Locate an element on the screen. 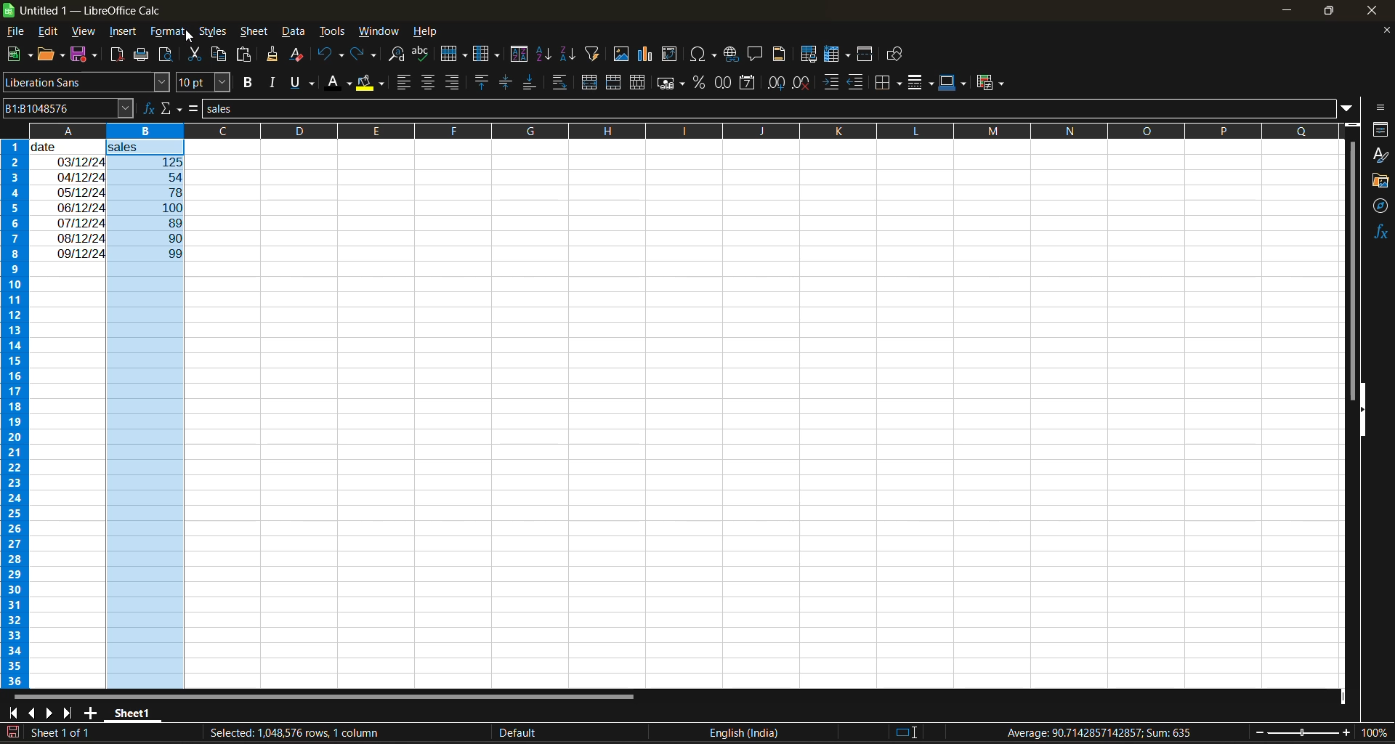 This screenshot has height=744, width=1395. close document is located at coordinates (1383, 31).